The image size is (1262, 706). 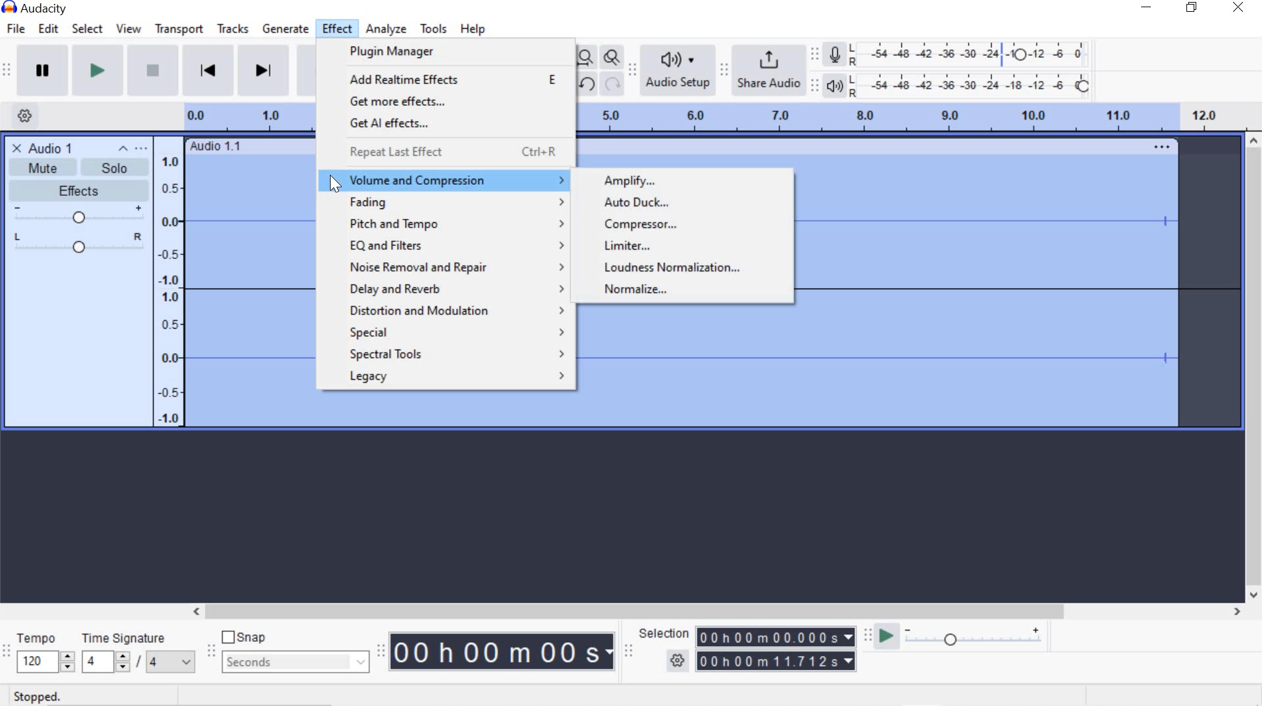 What do you see at coordinates (421, 53) in the screenshot?
I see `plugin manager` at bounding box center [421, 53].